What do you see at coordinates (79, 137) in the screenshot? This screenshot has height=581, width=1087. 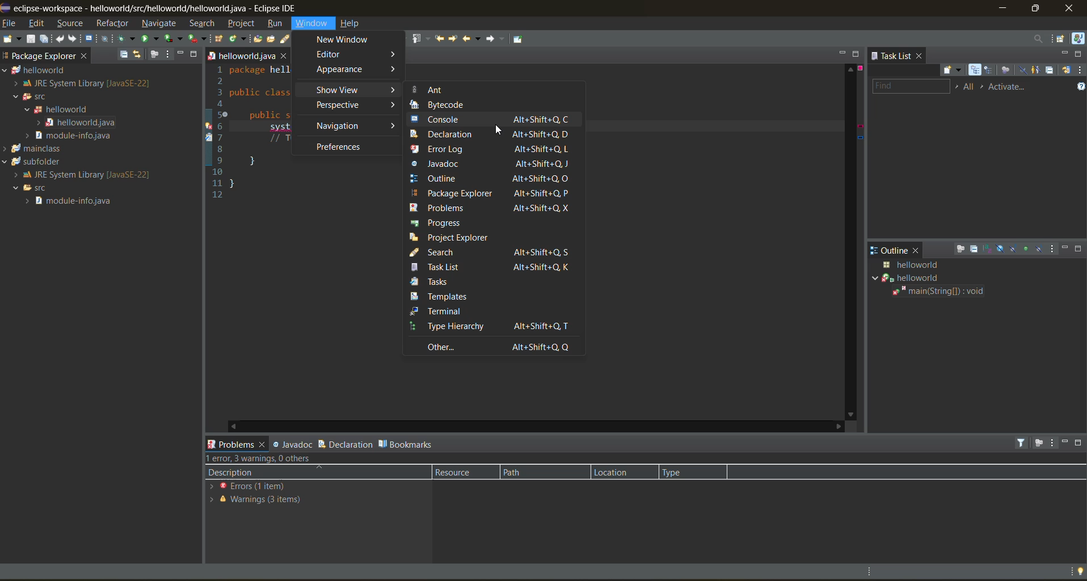 I see `modules info java` at bounding box center [79, 137].